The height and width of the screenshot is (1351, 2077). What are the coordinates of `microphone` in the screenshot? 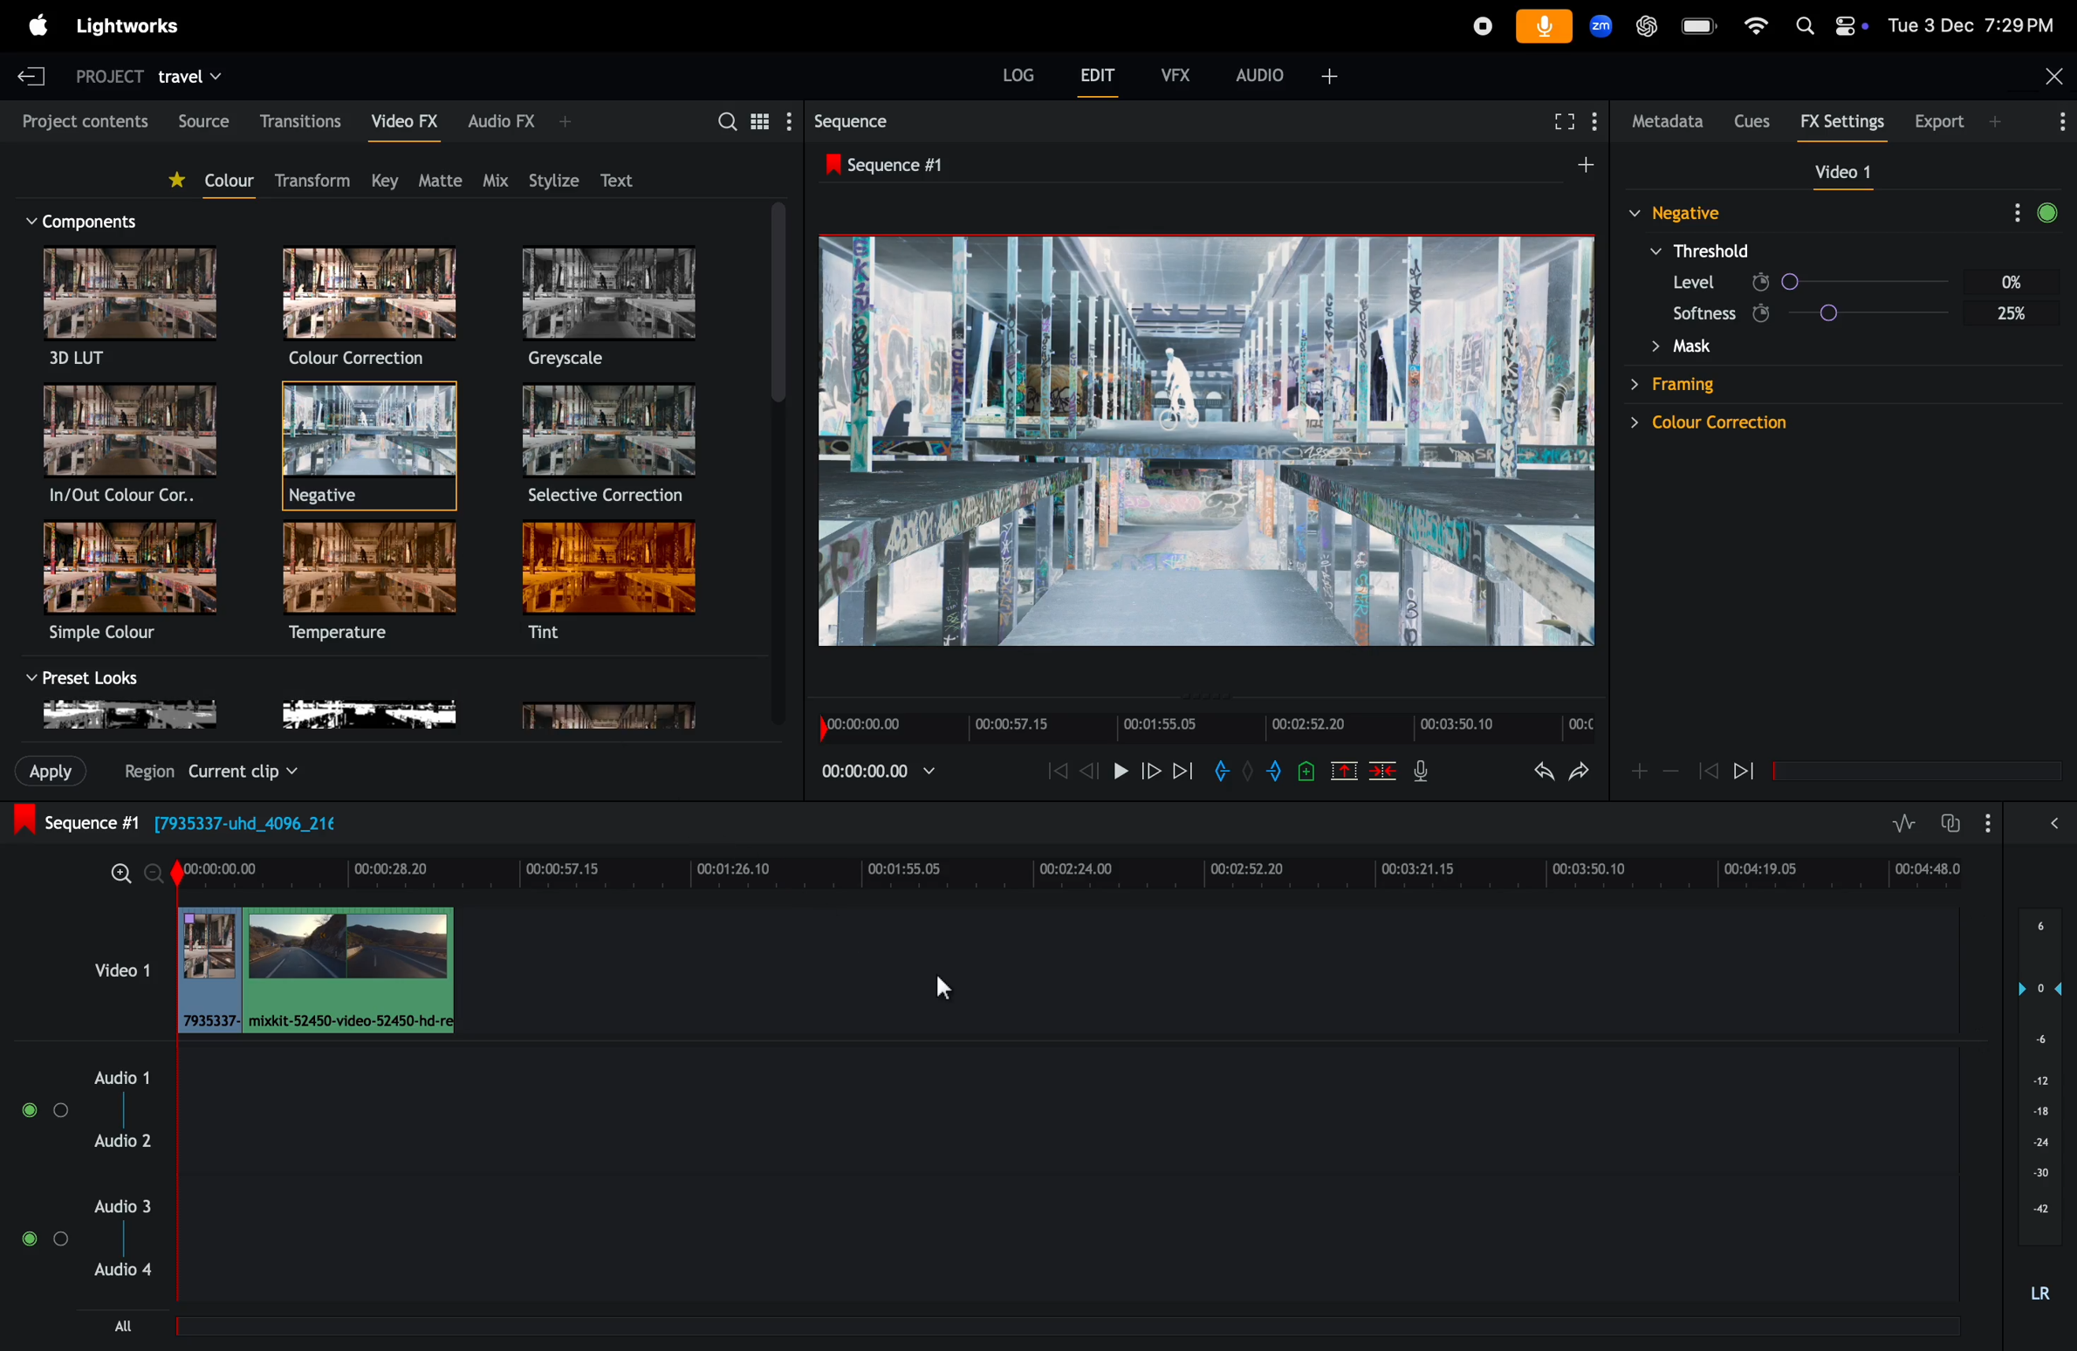 It's located at (1546, 27).